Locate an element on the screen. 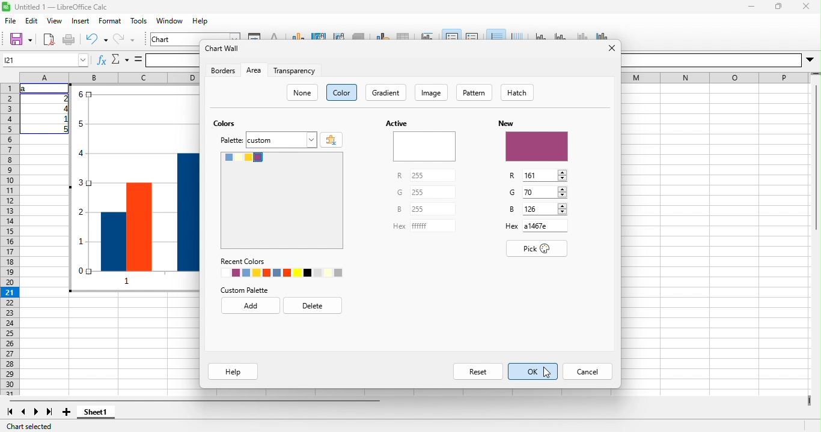 The image size is (821, 432). title is located at coordinates (428, 35).